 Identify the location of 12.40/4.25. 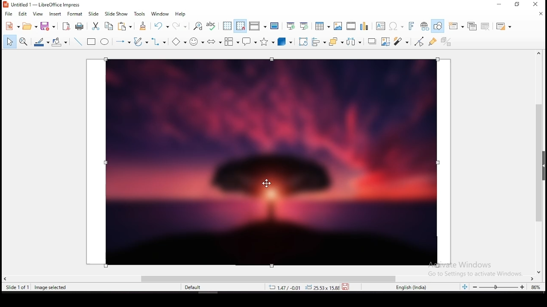
(286, 287).